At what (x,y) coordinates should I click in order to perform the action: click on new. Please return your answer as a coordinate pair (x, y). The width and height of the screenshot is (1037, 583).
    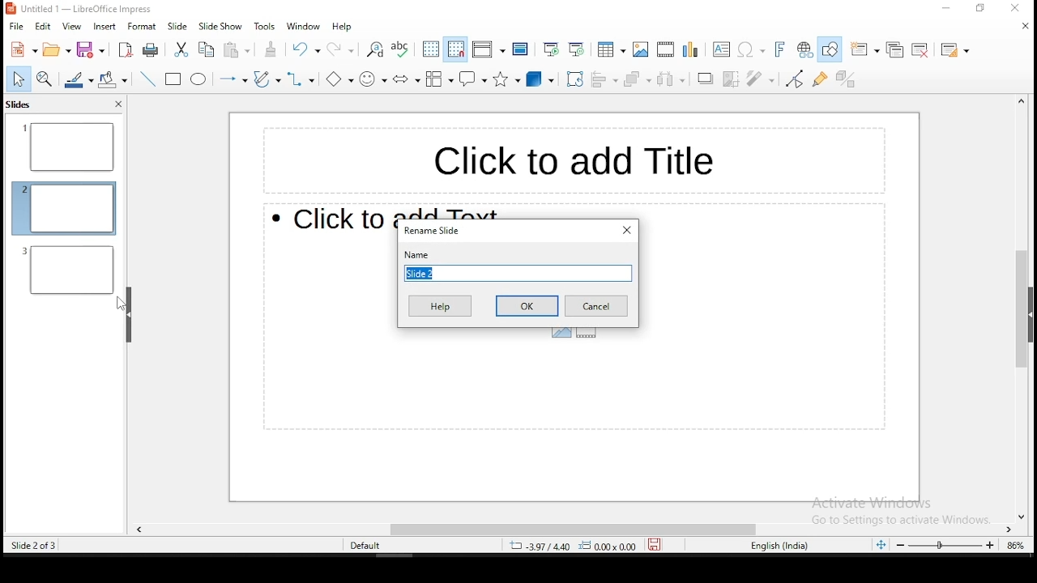
    Looking at the image, I should click on (23, 49).